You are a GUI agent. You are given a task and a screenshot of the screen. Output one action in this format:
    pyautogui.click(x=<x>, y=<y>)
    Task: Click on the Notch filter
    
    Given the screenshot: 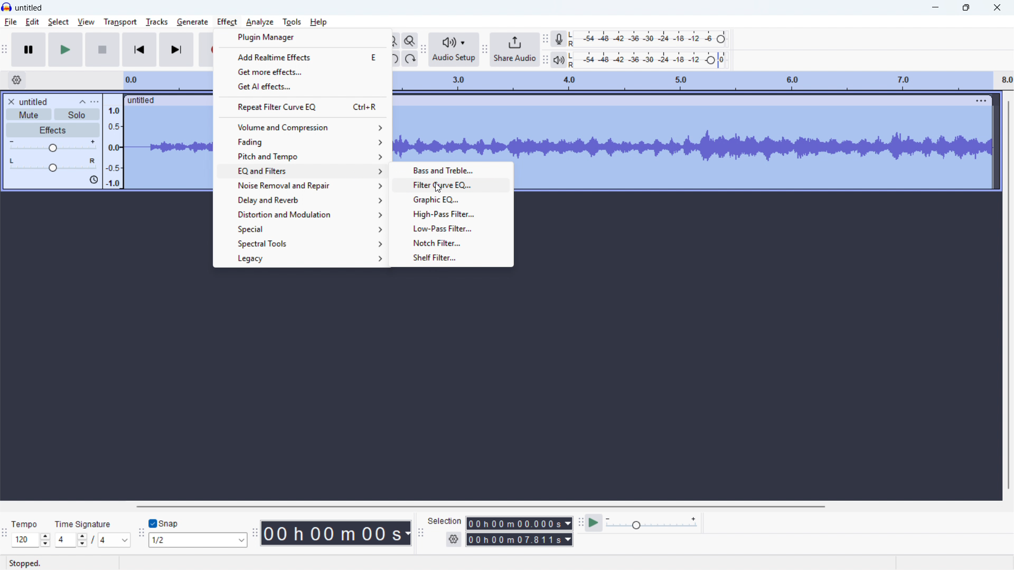 What is the action you would take?
    pyautogui.click(x=449, y=242)
    